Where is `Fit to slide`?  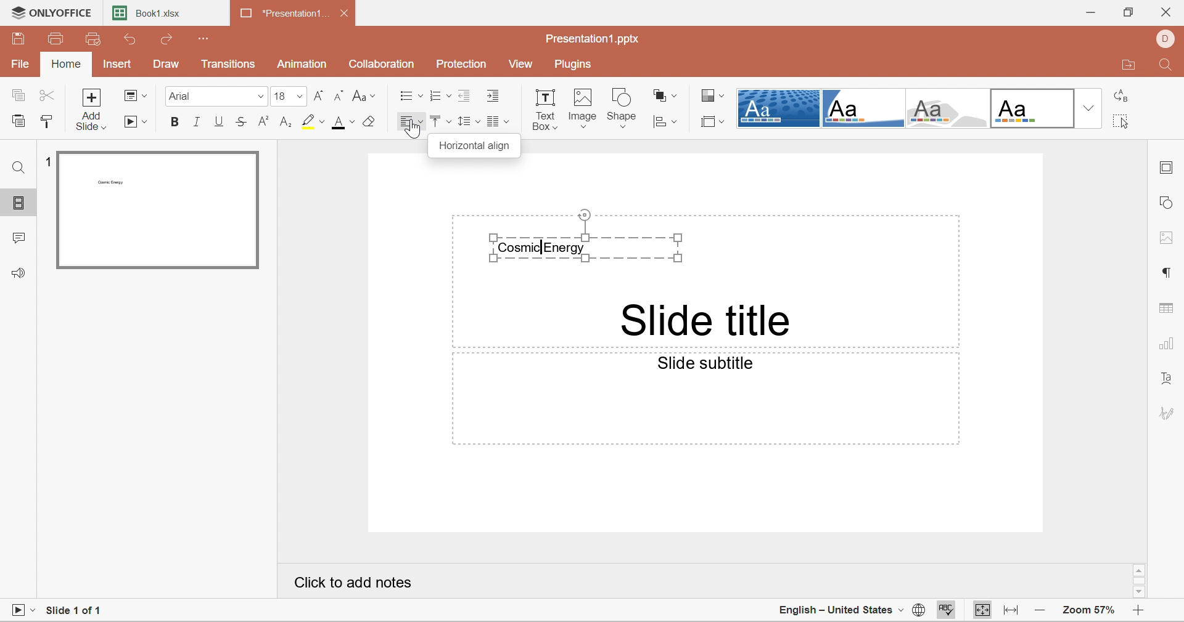 Fit to slide is located at coordinates (980, 610).